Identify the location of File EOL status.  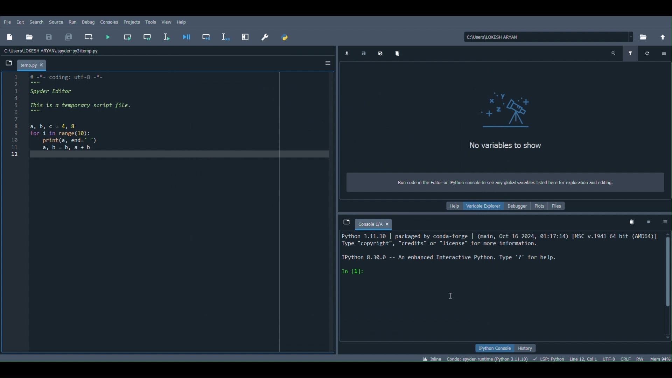
(625, 359).